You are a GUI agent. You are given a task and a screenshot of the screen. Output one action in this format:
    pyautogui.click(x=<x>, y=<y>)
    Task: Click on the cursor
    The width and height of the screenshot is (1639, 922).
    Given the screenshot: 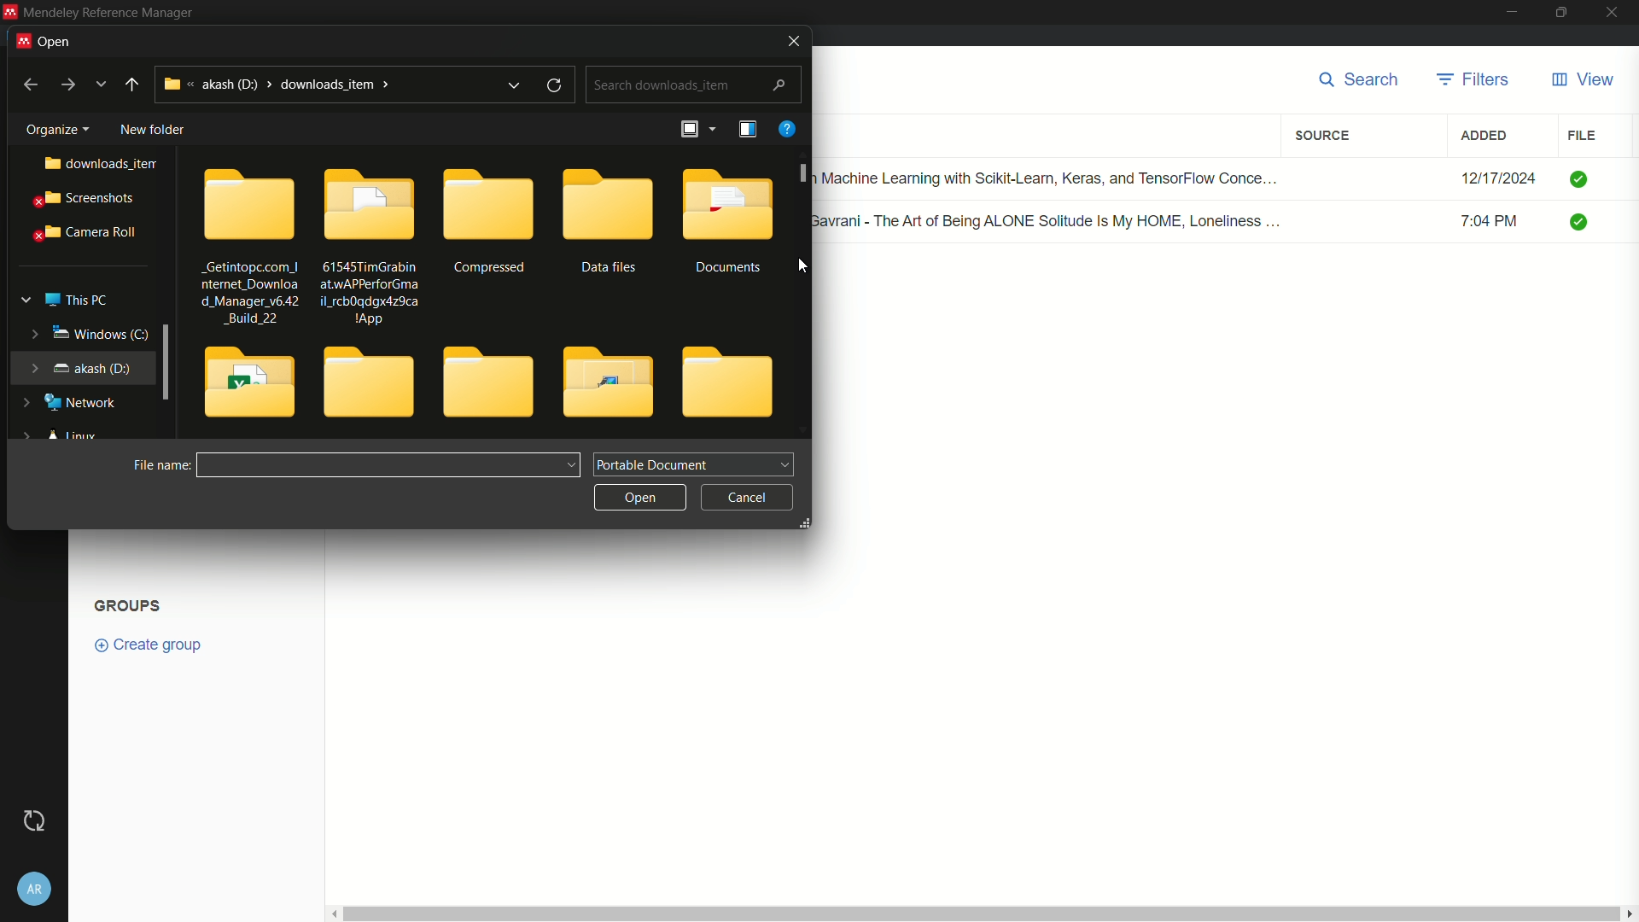 What is the action you would take?
    pyautogui.click(x=807, y=267)
    